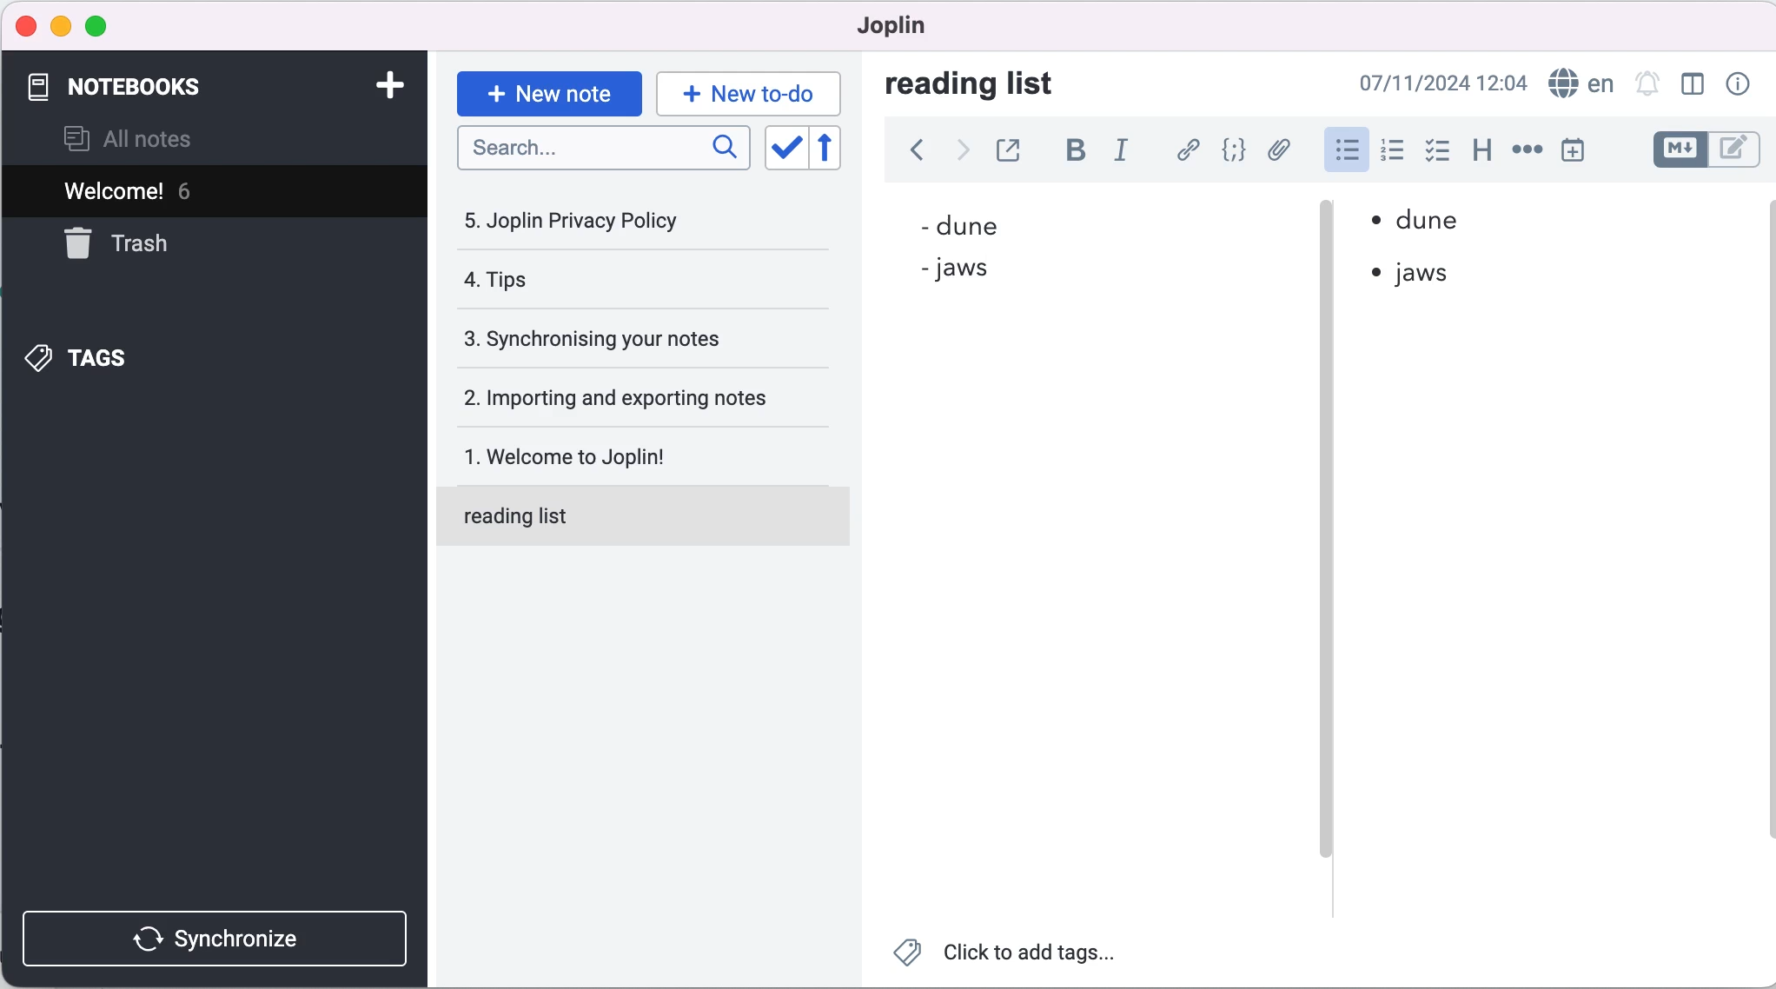  I want to click on horizontal rule, so click(1527, 152).